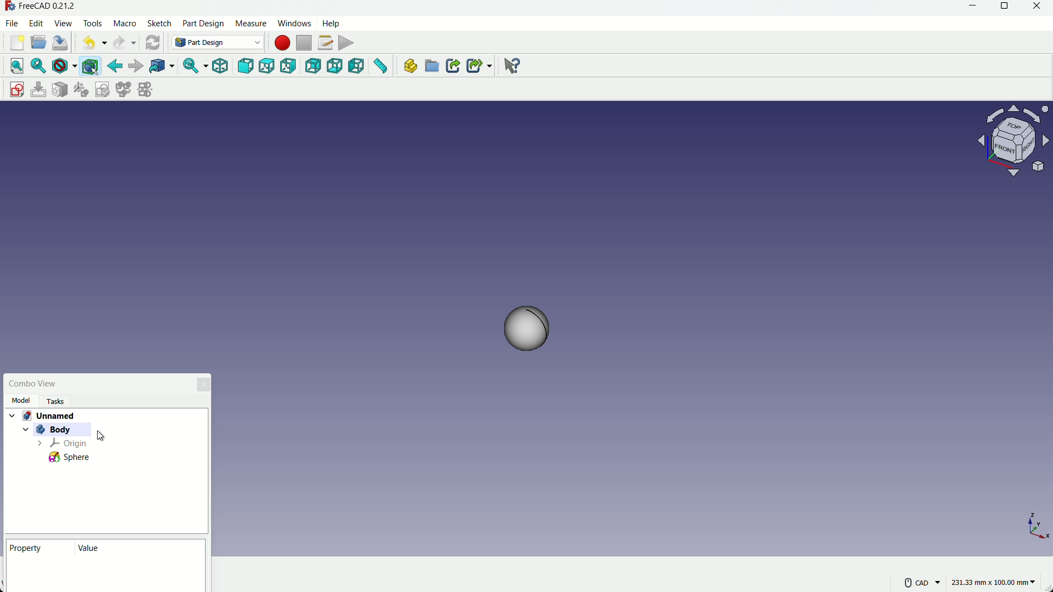 The height and width of the screenshot is (592, 1053). Describe the element at coordinates (37, 383) in the screenshot. I see `Combo View` at that location.